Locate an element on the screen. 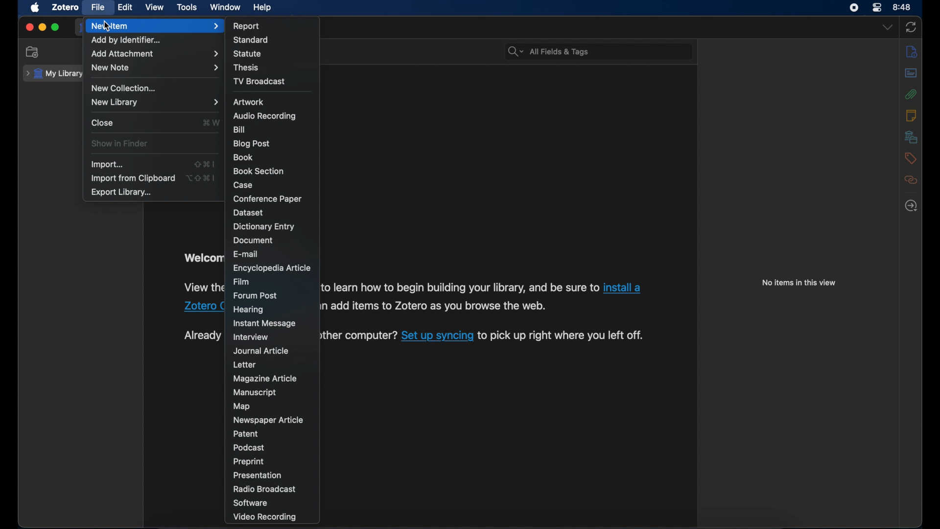 This screenshot has width=940, height=529. dataset is located at coordinates (248, 213).